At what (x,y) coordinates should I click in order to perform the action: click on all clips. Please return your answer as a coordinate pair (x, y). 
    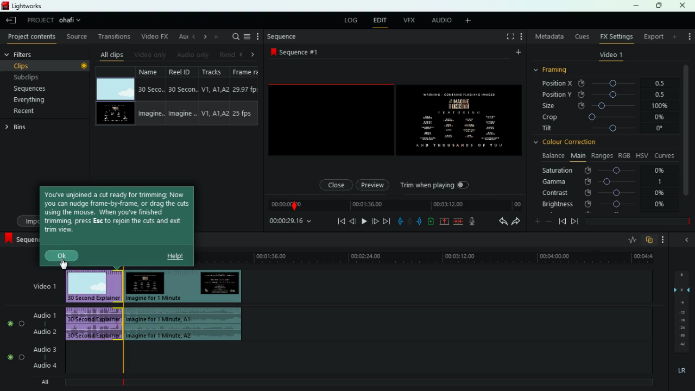
    Looking at the image, I should click on (112, 54).